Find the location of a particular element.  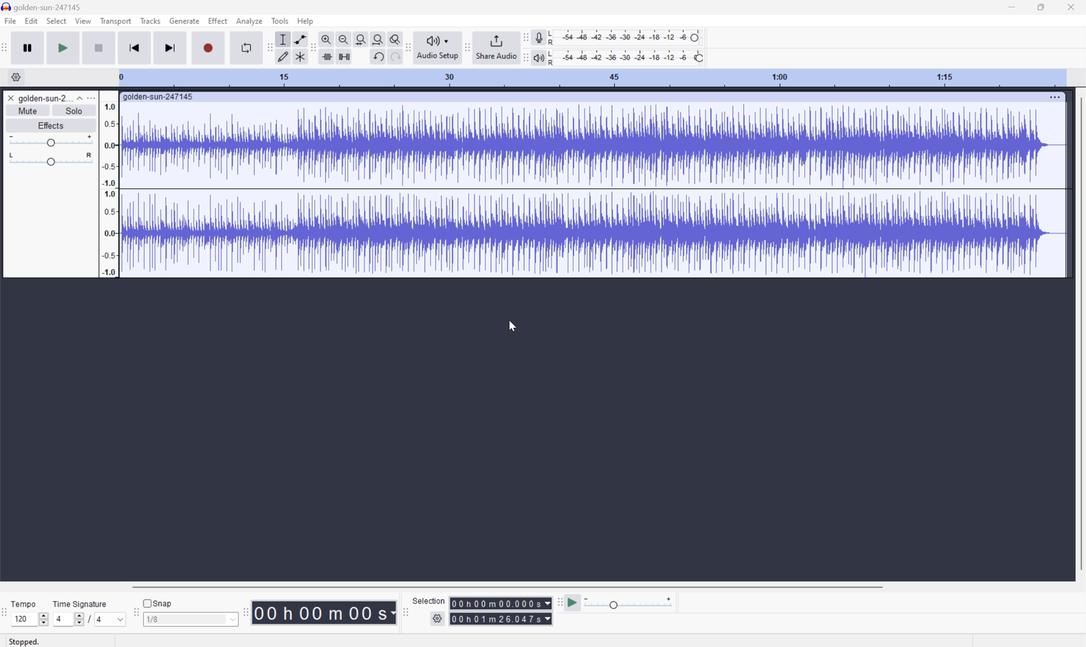

Pause is located at coordinates (29, 47).